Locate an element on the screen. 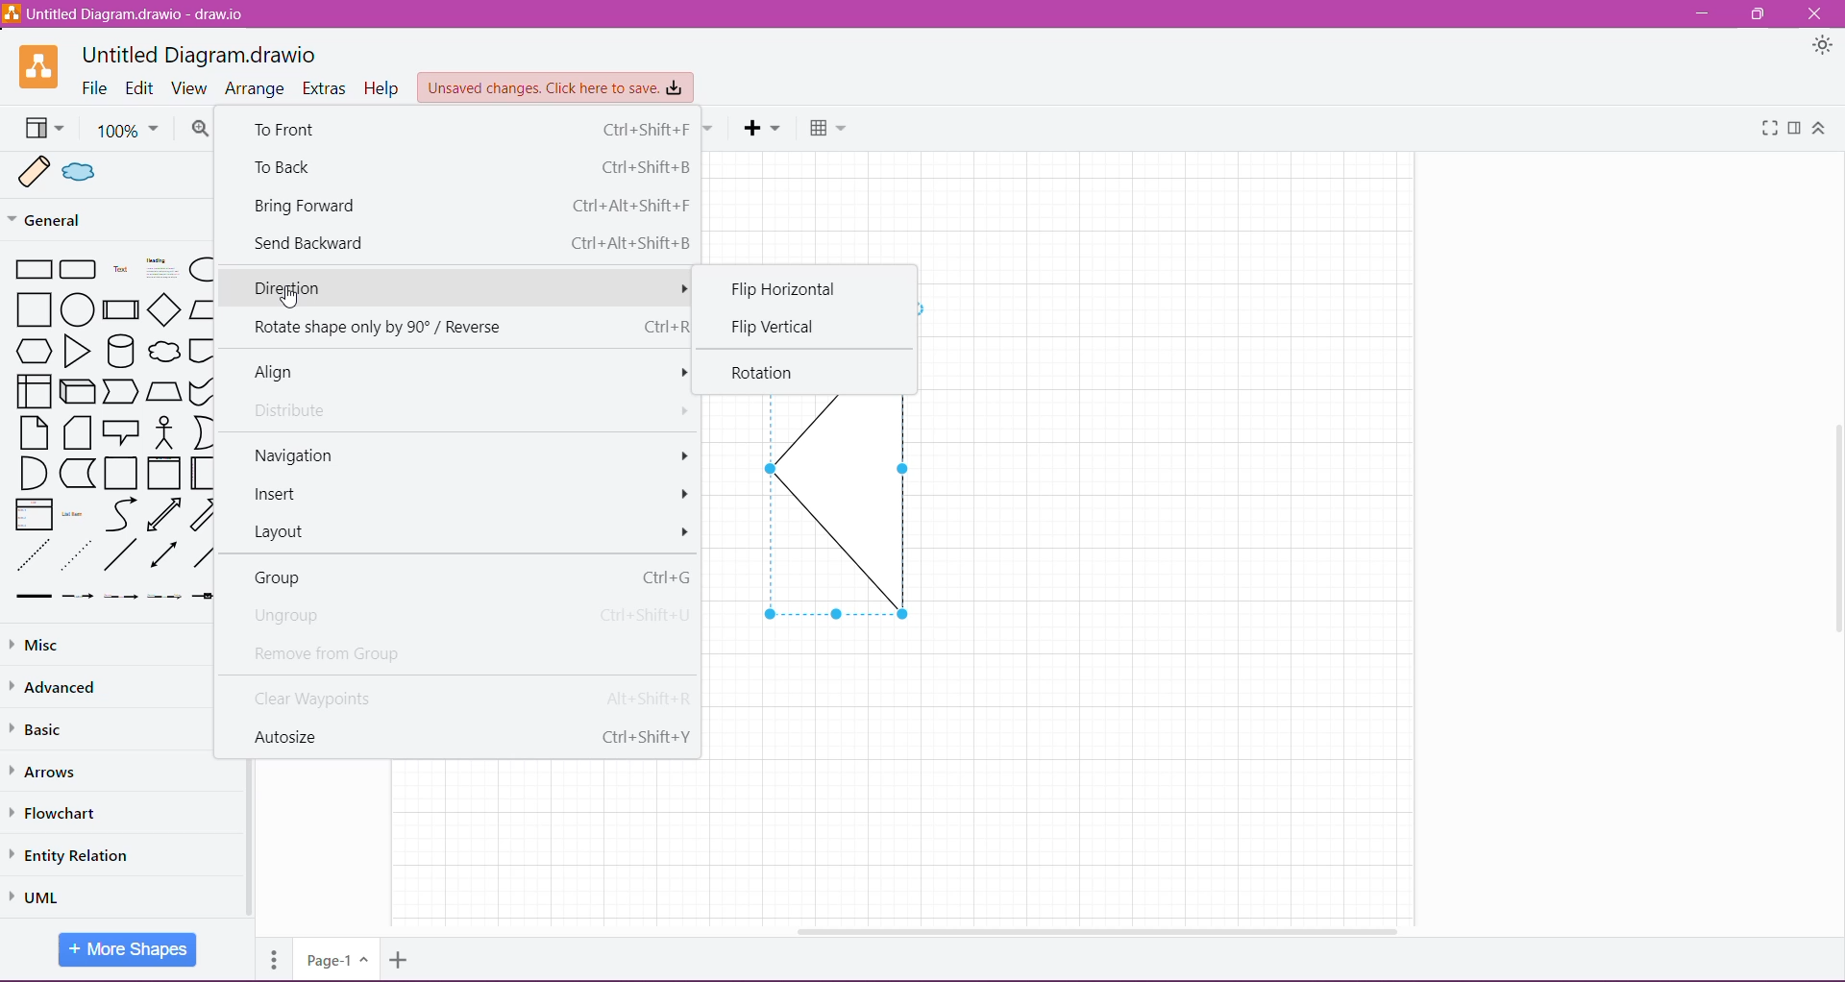 The height and width of the screenshot is (982, 1845). To Back Ctrl+Shift+B is located at coordinates (473, 169).